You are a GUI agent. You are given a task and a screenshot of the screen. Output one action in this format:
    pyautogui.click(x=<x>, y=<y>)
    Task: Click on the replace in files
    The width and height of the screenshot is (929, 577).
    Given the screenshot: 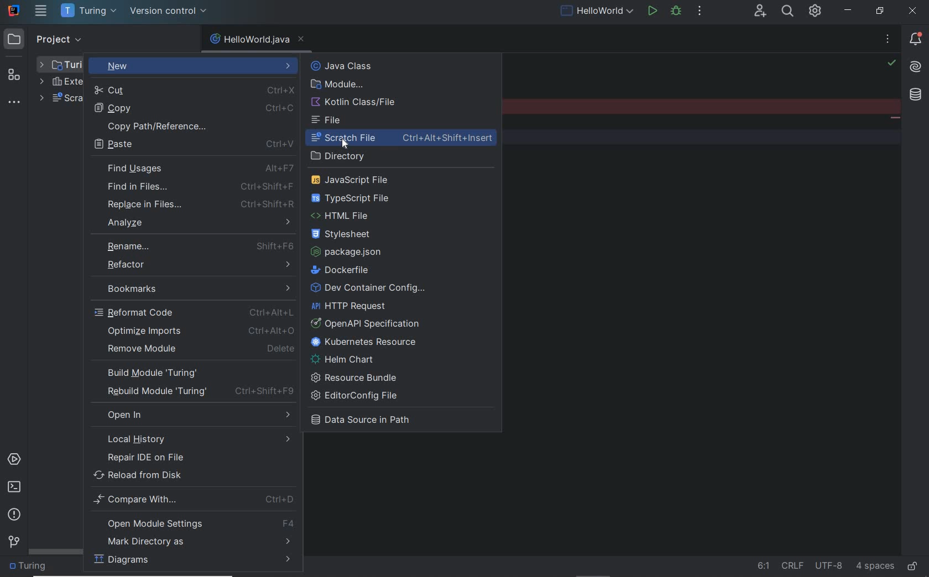 What is the action you would take?
    pyautogui.click(x=199, y=204)
    